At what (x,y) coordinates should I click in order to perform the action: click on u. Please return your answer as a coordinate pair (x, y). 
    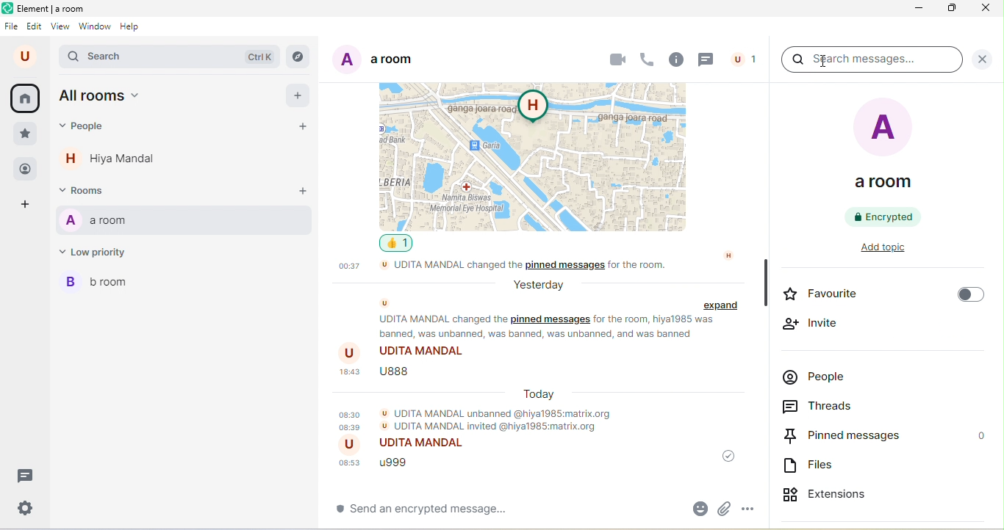
    Looking at the image, I should click on (386, 303).